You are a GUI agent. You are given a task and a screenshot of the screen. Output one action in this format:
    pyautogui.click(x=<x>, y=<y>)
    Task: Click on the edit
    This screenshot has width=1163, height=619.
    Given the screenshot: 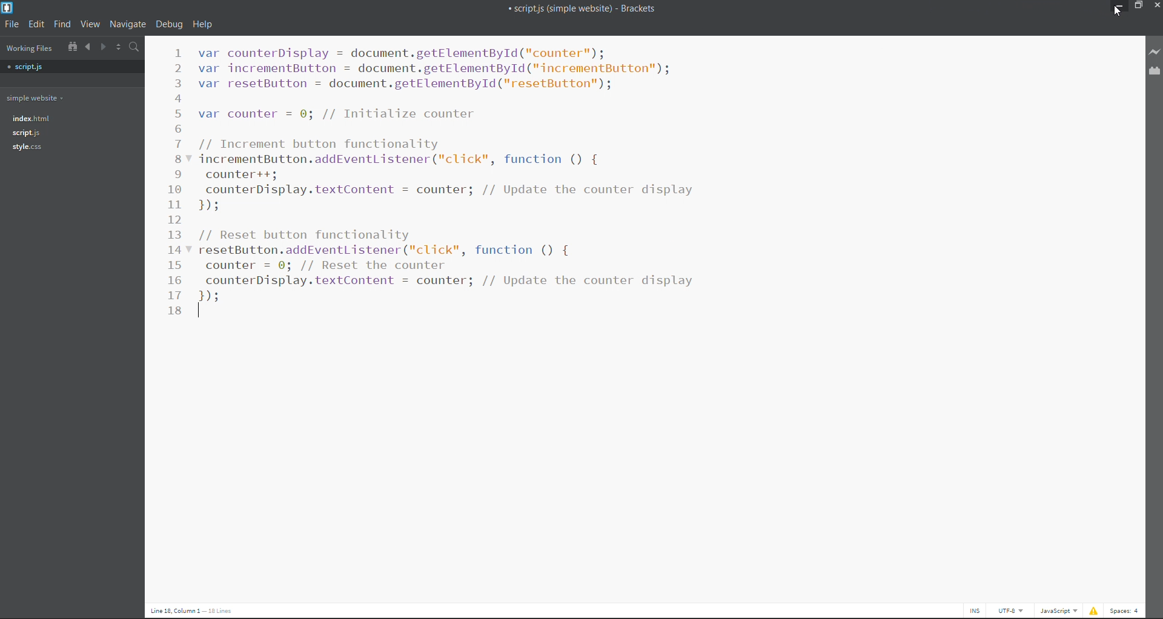 What is the action you would take?
    pyautogui.click(x=37, y=24)
    